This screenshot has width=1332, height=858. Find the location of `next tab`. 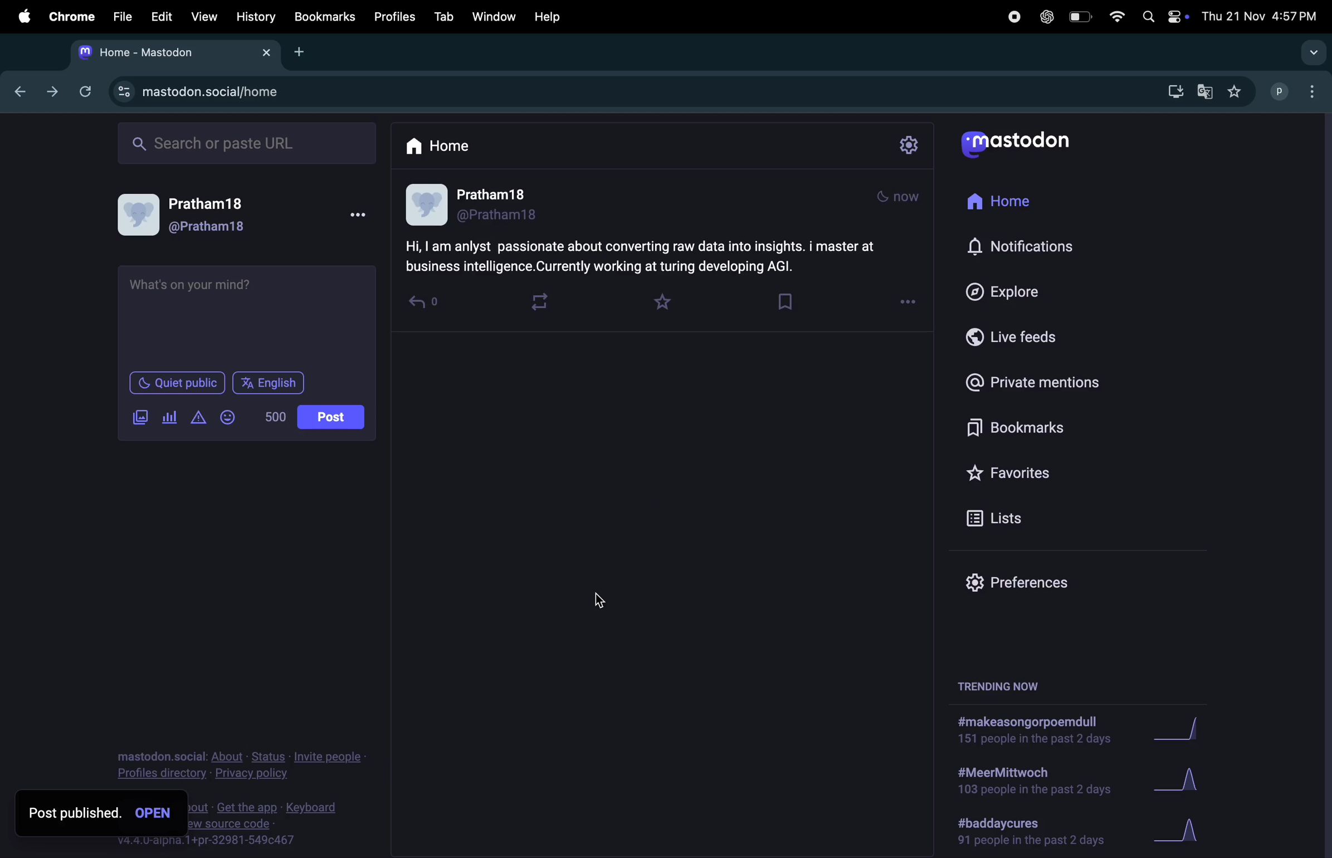

next tab is located at coordinates (53, 92).